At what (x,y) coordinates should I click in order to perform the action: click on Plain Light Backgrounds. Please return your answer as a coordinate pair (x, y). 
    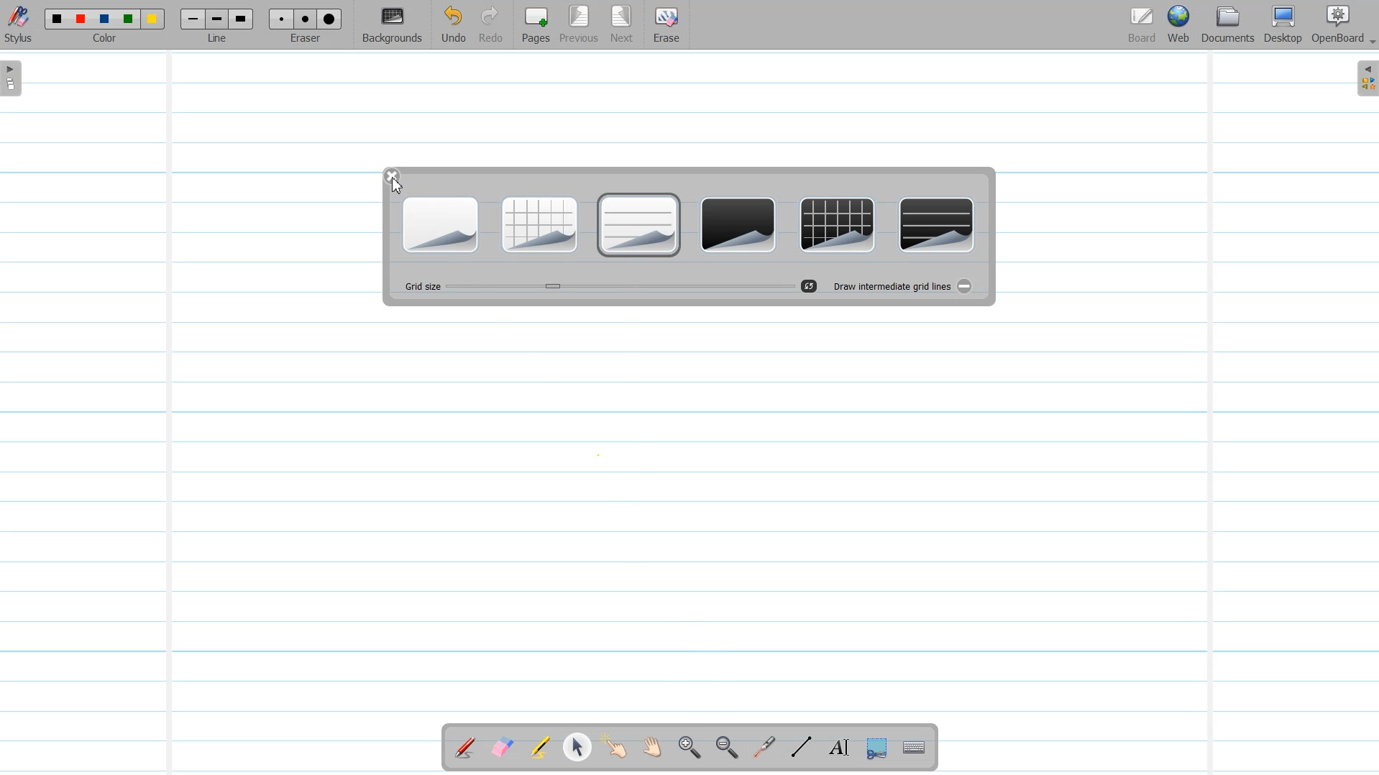
    Looking at the image, I should click on (440, 225).